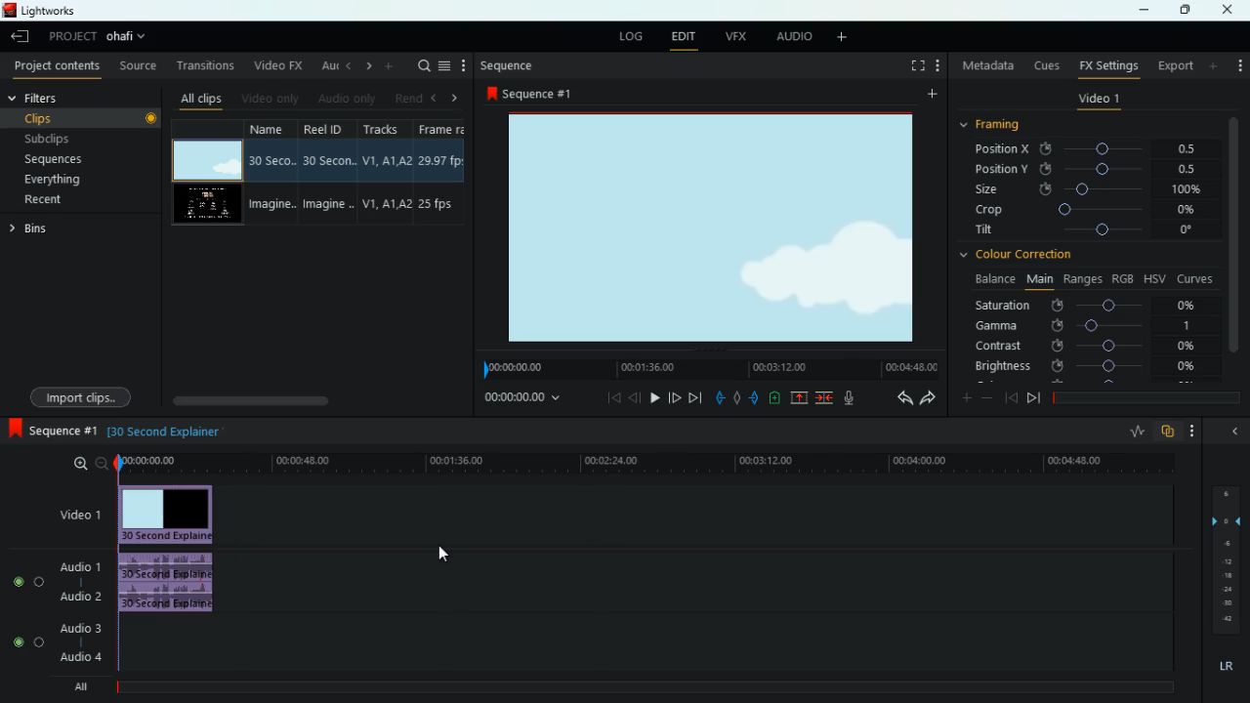 The height and width of the screenshot is (703, 1250). What do you see at coordinates (80, 397) in the screenshot?
I see `import clips` at bounding box center [80, 397].